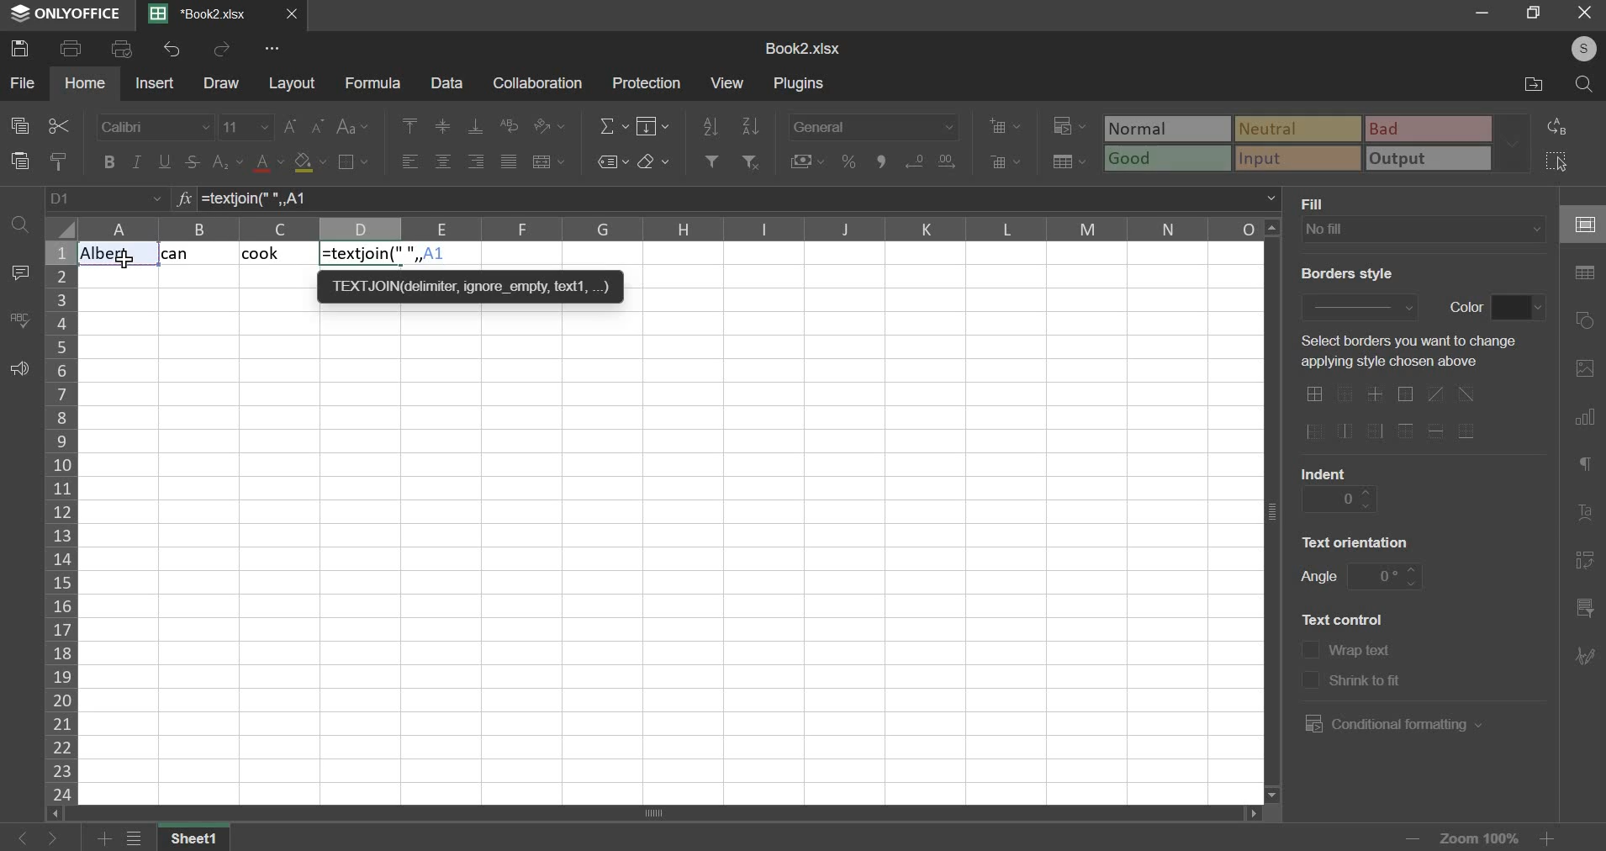 Image resolution: width=1606 pixels, height=851 pixels. What do you see at coordinates (224, 50) in the screenshot?
I see `redo` at bounding box center [224, 50].